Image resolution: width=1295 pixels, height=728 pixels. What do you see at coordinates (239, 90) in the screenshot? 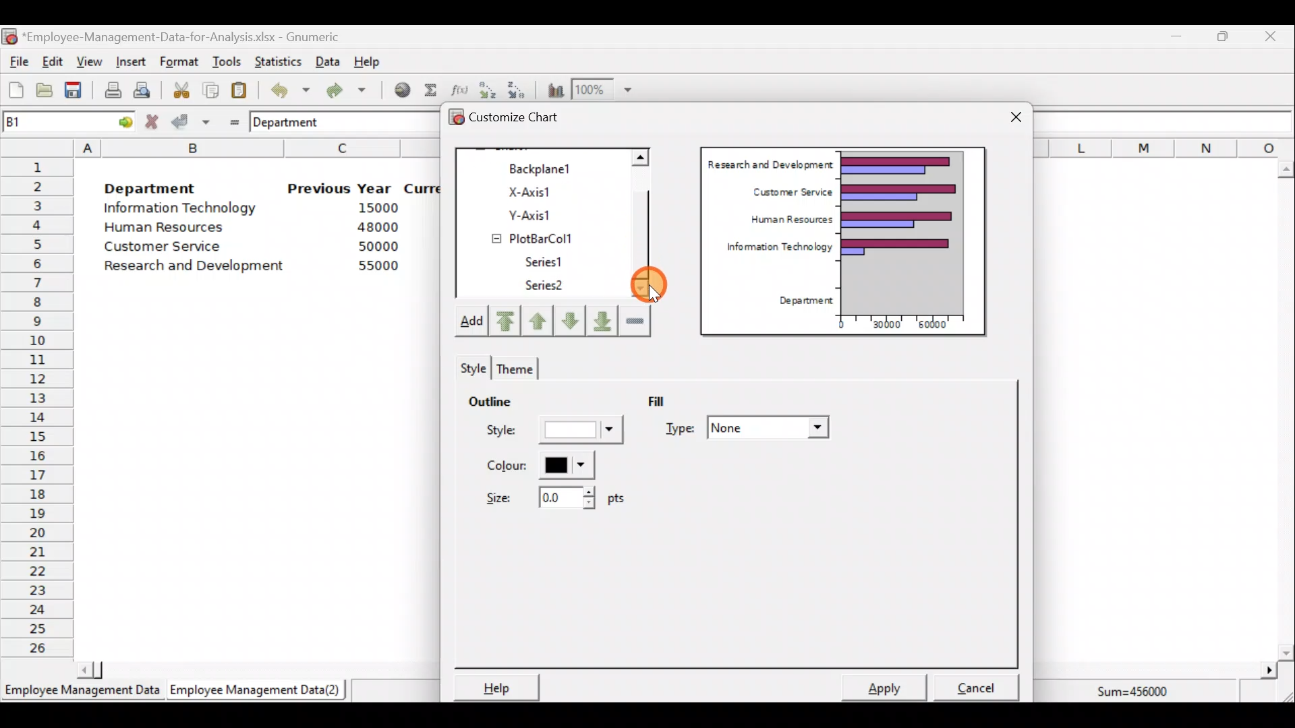
I see `Paste the clipboard` at bounding box center [239, 90].